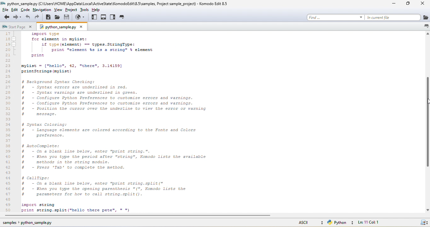 This screenshot has height=227, width=430. What do you see at coordinates (410, 4) in the screenshot?
I see `maximize` at bounding box center [410, 4].